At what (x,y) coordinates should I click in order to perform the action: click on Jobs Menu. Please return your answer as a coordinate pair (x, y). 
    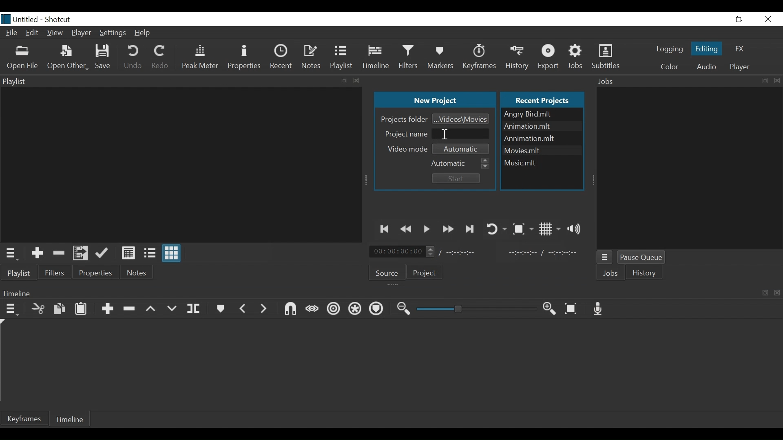
    Looking at the image, I should click on (606, 258).